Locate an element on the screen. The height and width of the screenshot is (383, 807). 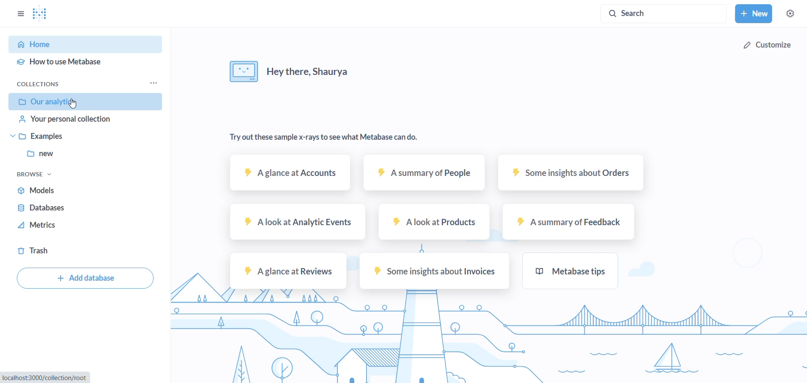
show/hide sidebar is located at coordinates (18, 13).